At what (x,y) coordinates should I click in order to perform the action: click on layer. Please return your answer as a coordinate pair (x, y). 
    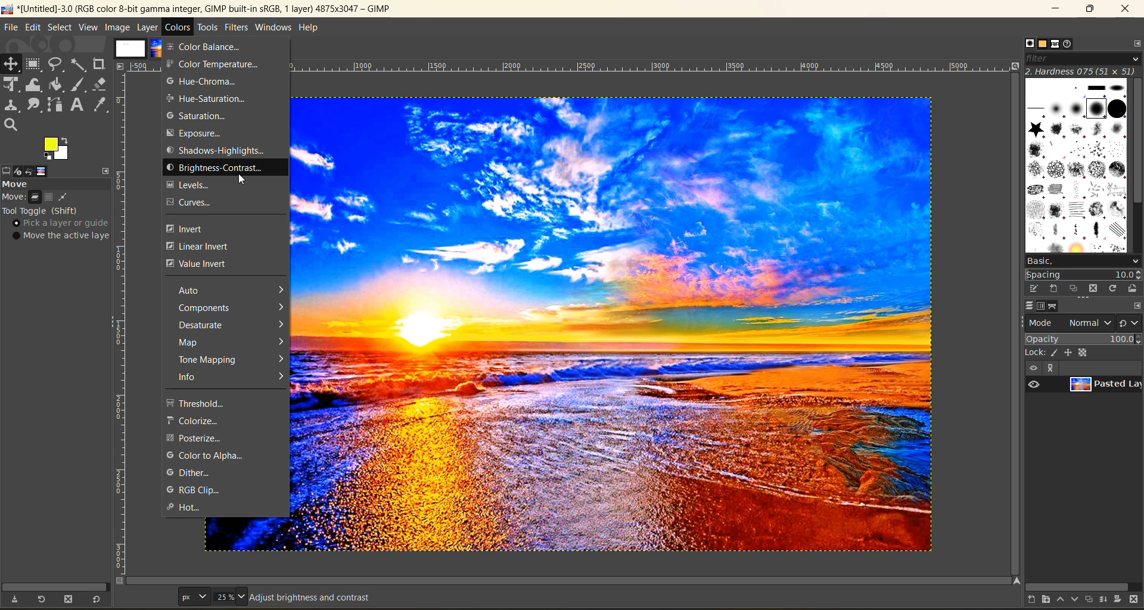
    Looking at the image, I should click on (149, 27).